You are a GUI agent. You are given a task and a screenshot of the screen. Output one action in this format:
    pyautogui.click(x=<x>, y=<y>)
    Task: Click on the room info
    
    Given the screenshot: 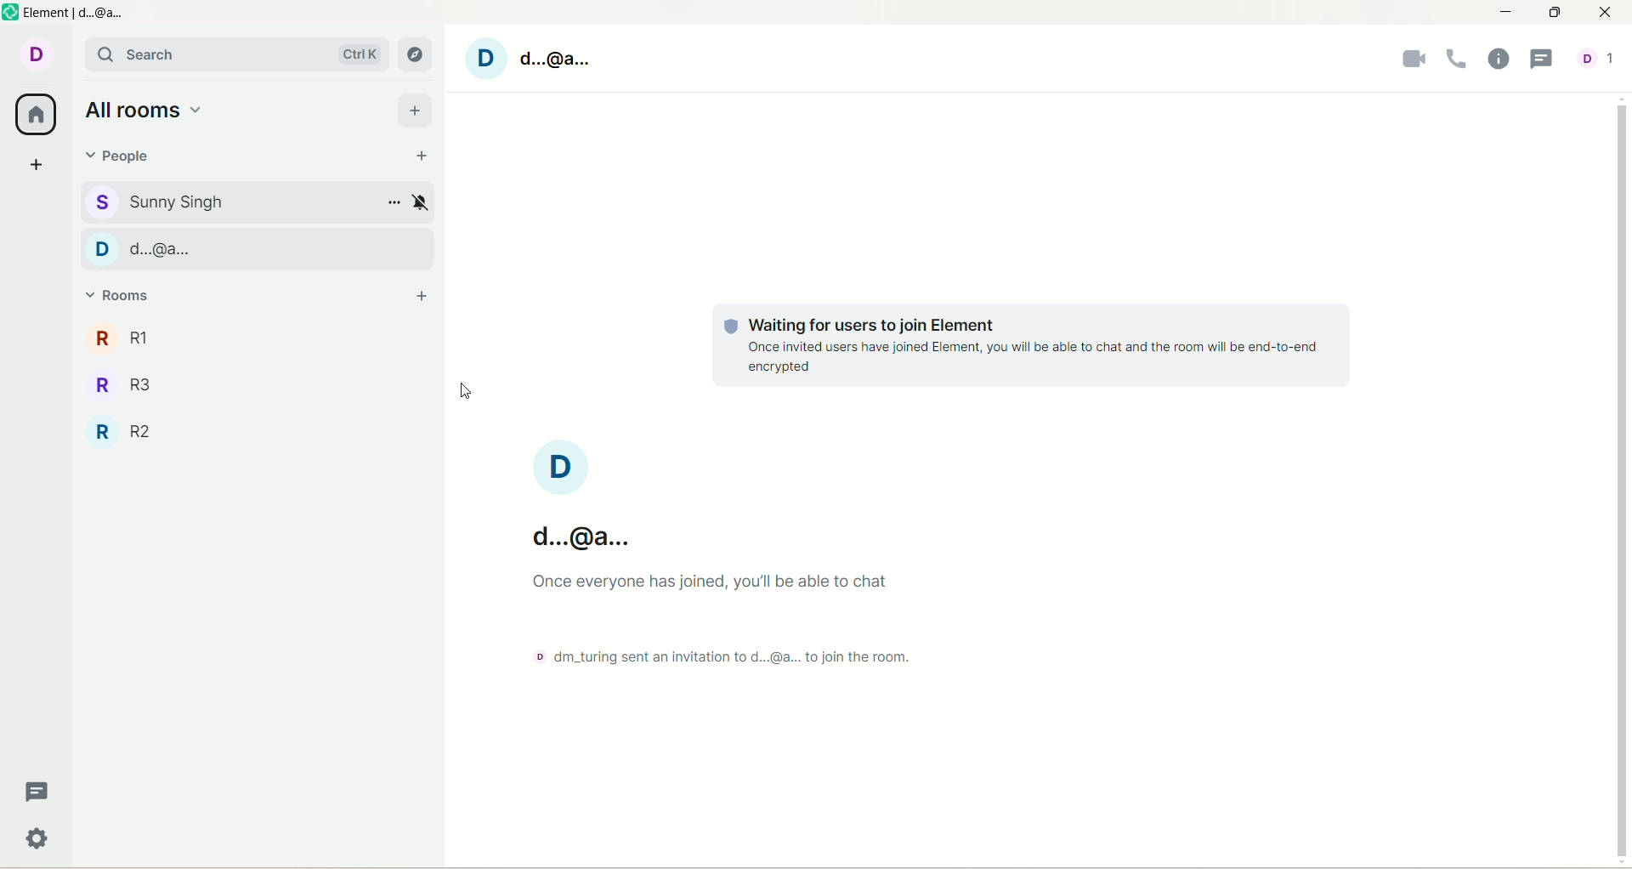 What is the action you would take?
    pyautogui.click(x=1496, y=61)
    